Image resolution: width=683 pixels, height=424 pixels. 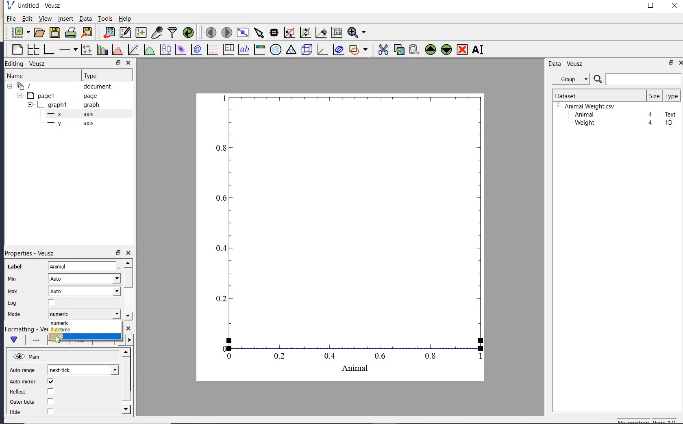 What do you see at coordinates (357, 32) in the screenshot?
I see `zoom function menus` at bounding box center [357, 32].